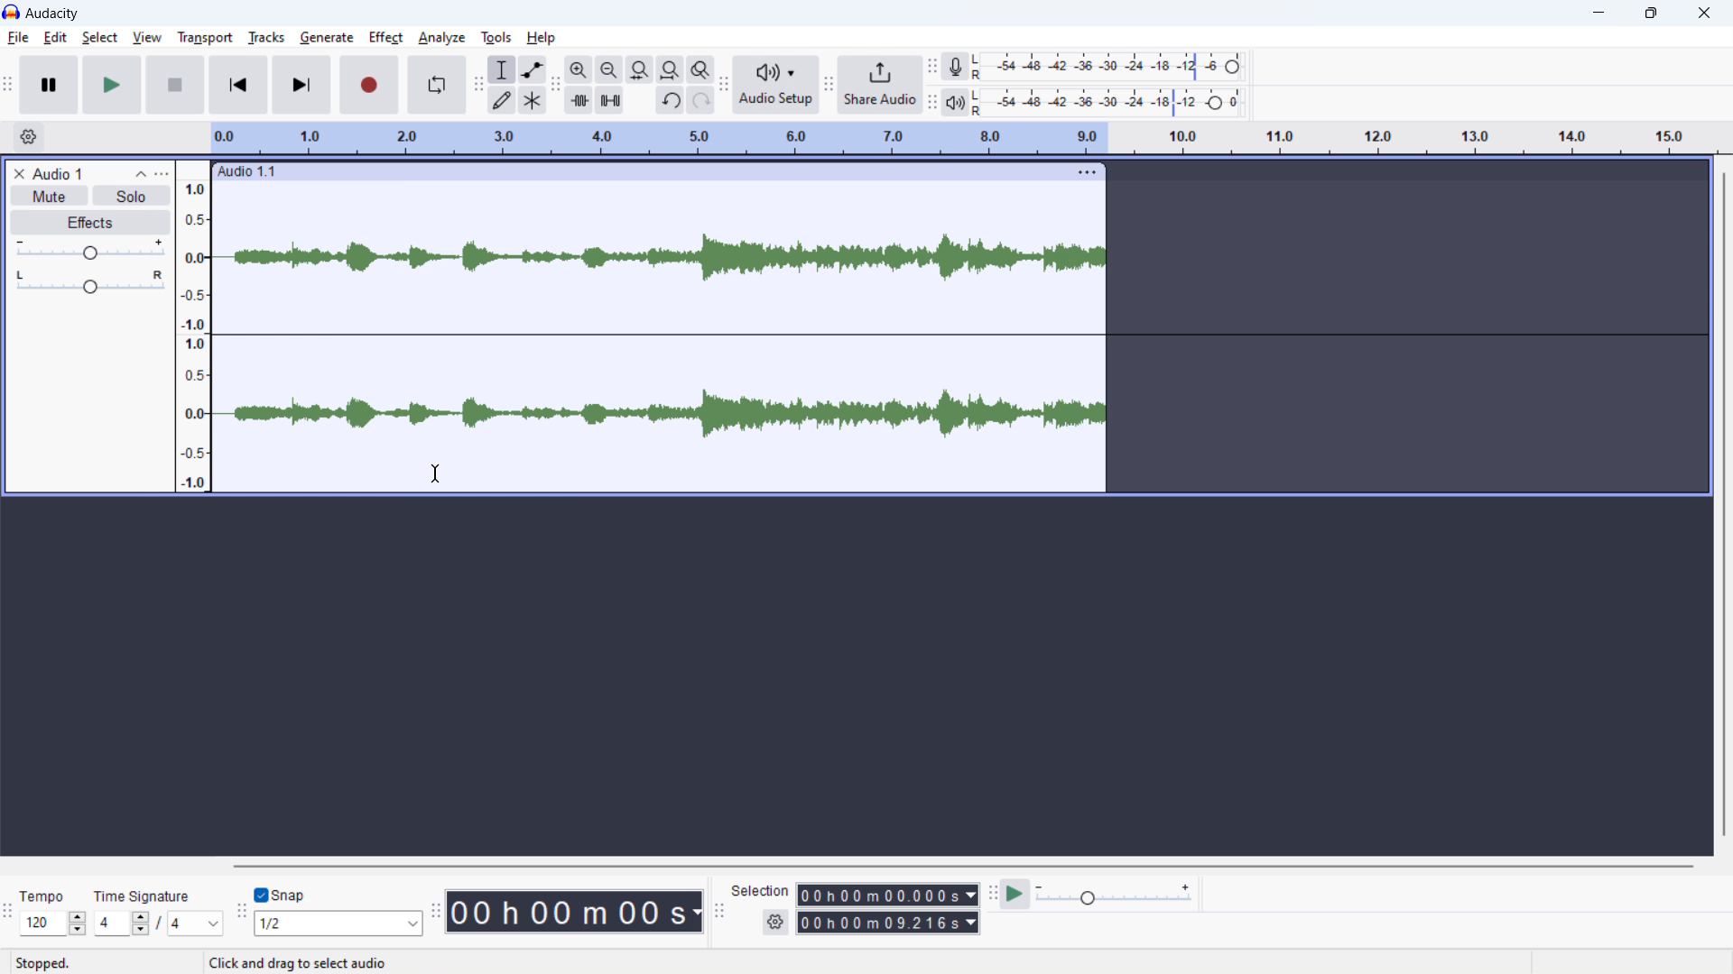  I want to click on zoom in, so click(579, 69).